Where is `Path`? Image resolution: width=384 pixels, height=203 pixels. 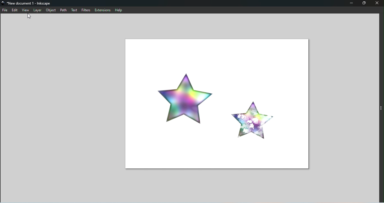
Path is located at coordinates (64, 10).